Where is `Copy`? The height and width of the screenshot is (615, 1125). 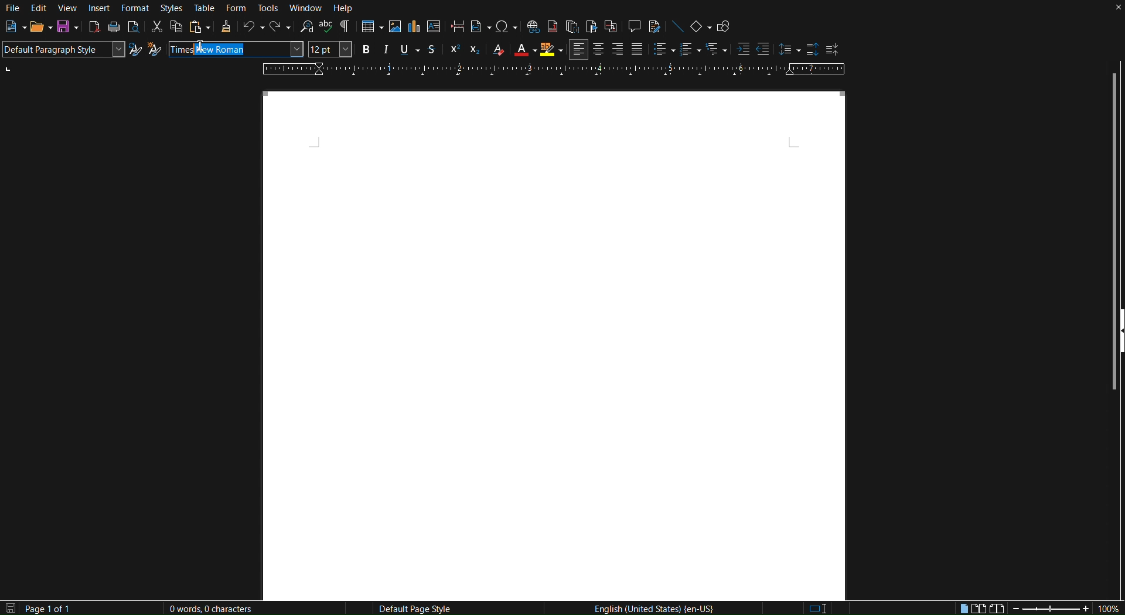
Copy is located at coordinates (176, 28).